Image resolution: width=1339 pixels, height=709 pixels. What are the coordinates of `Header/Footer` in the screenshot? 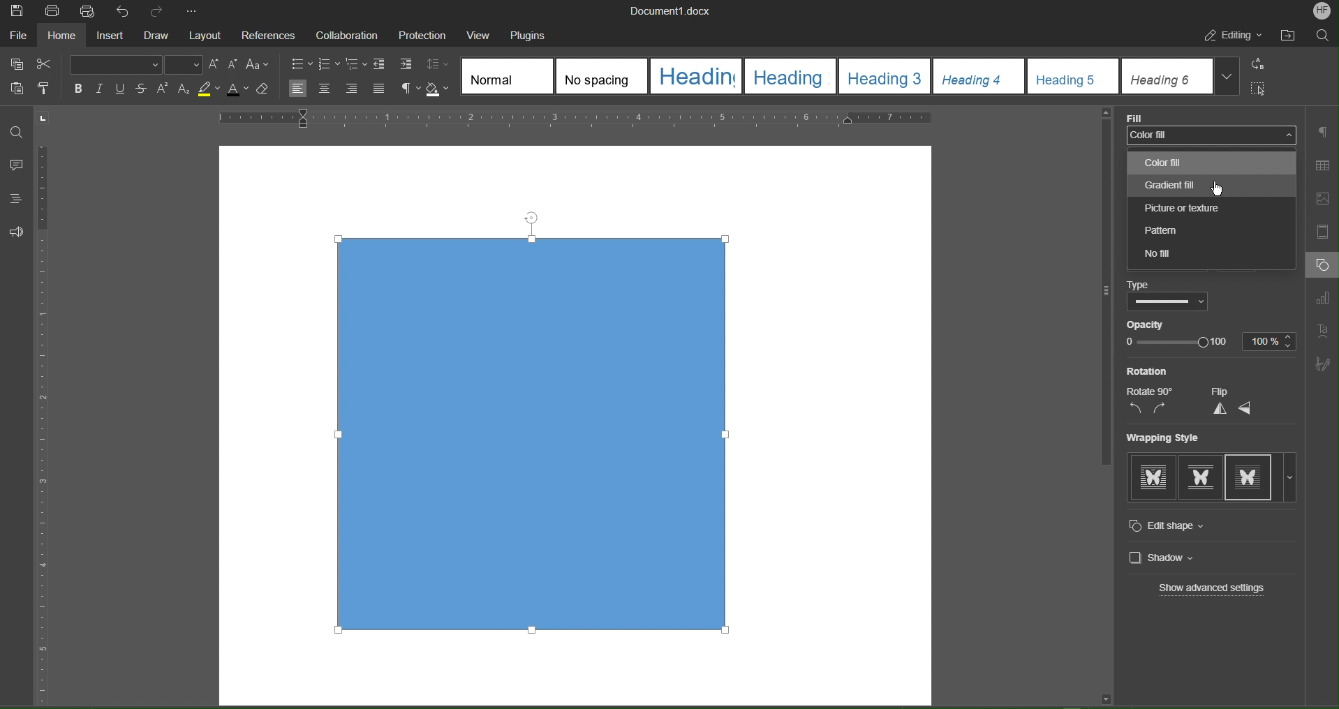 It's located at (1326, 233).